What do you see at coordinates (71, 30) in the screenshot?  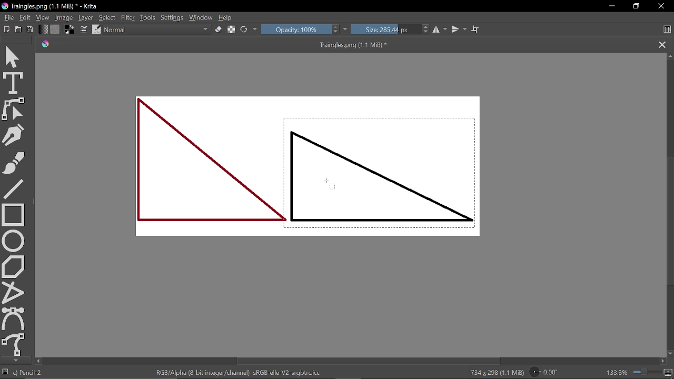 I see `Background color` at bounding box center [71, 30].